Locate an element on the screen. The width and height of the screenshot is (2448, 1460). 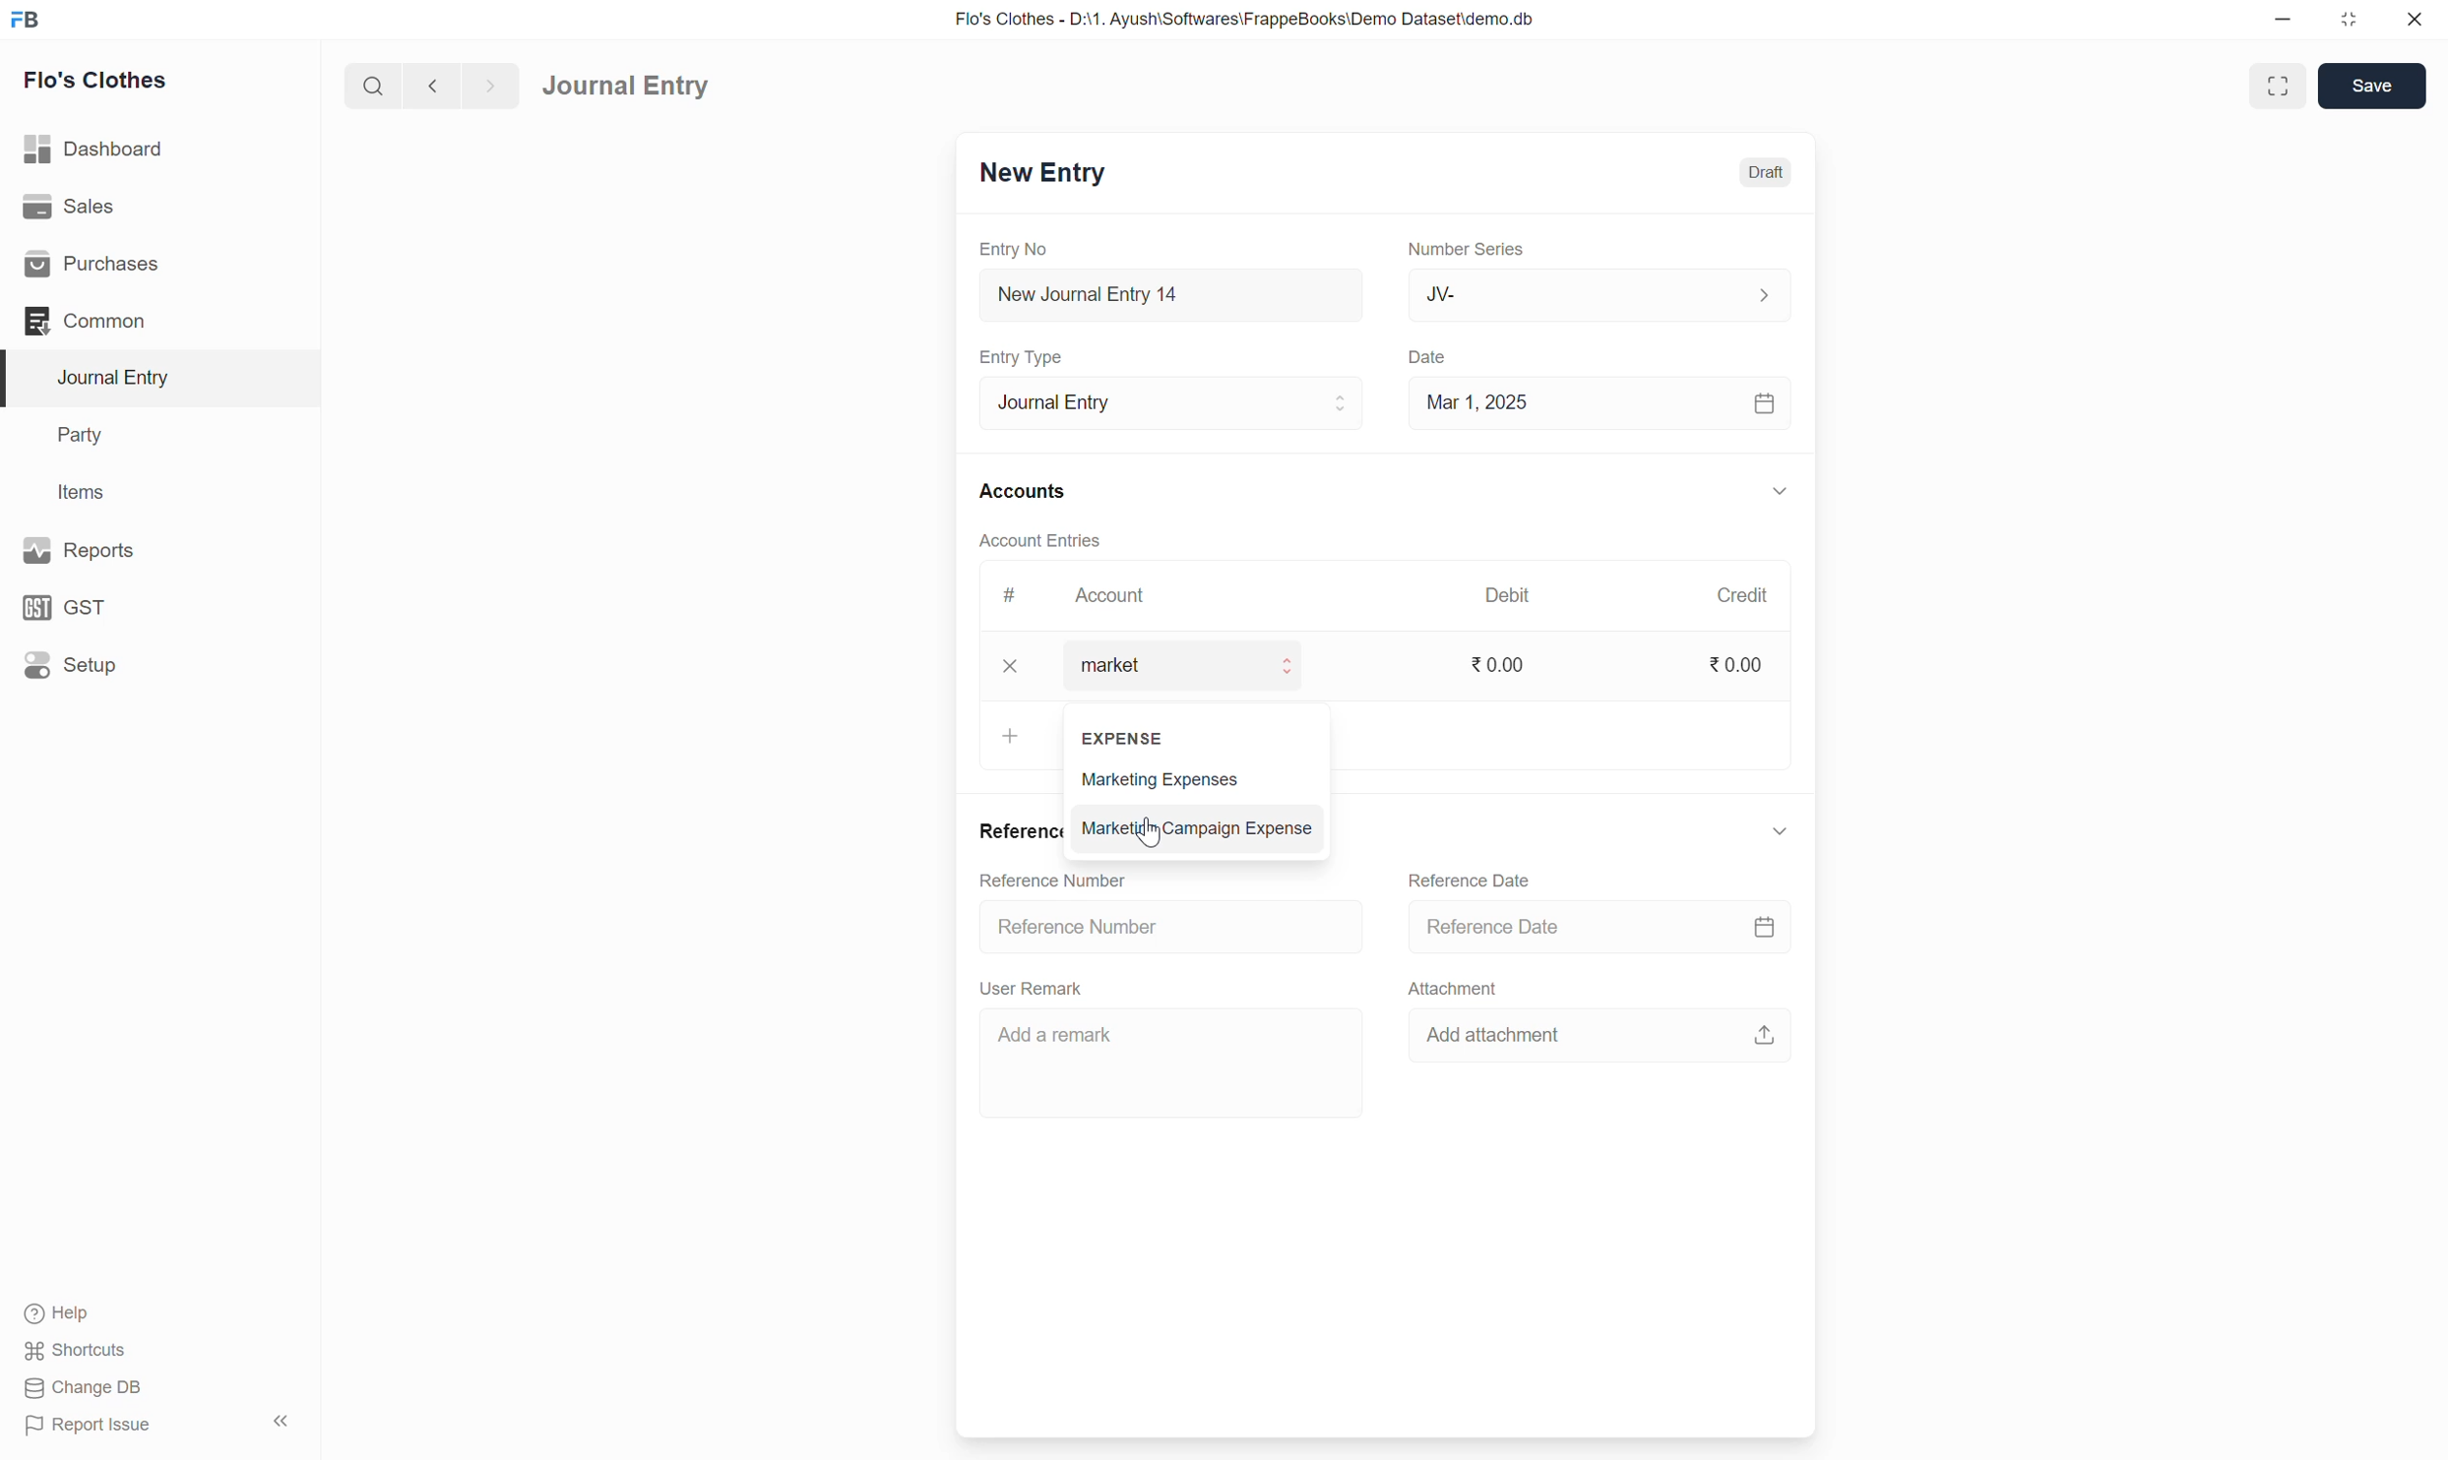
FB is located at coordinates (26, 20).